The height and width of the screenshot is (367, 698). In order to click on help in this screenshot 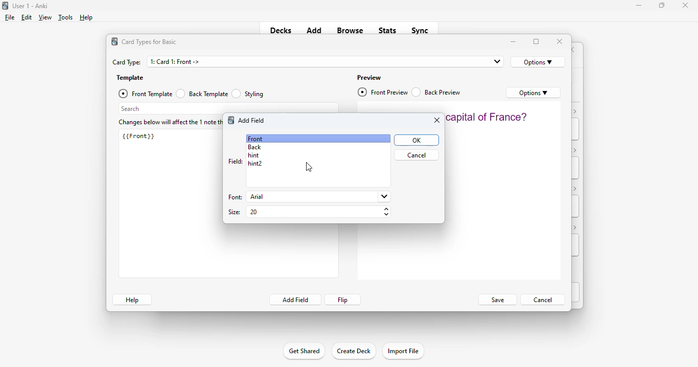, I will do `click(132, 300)`.